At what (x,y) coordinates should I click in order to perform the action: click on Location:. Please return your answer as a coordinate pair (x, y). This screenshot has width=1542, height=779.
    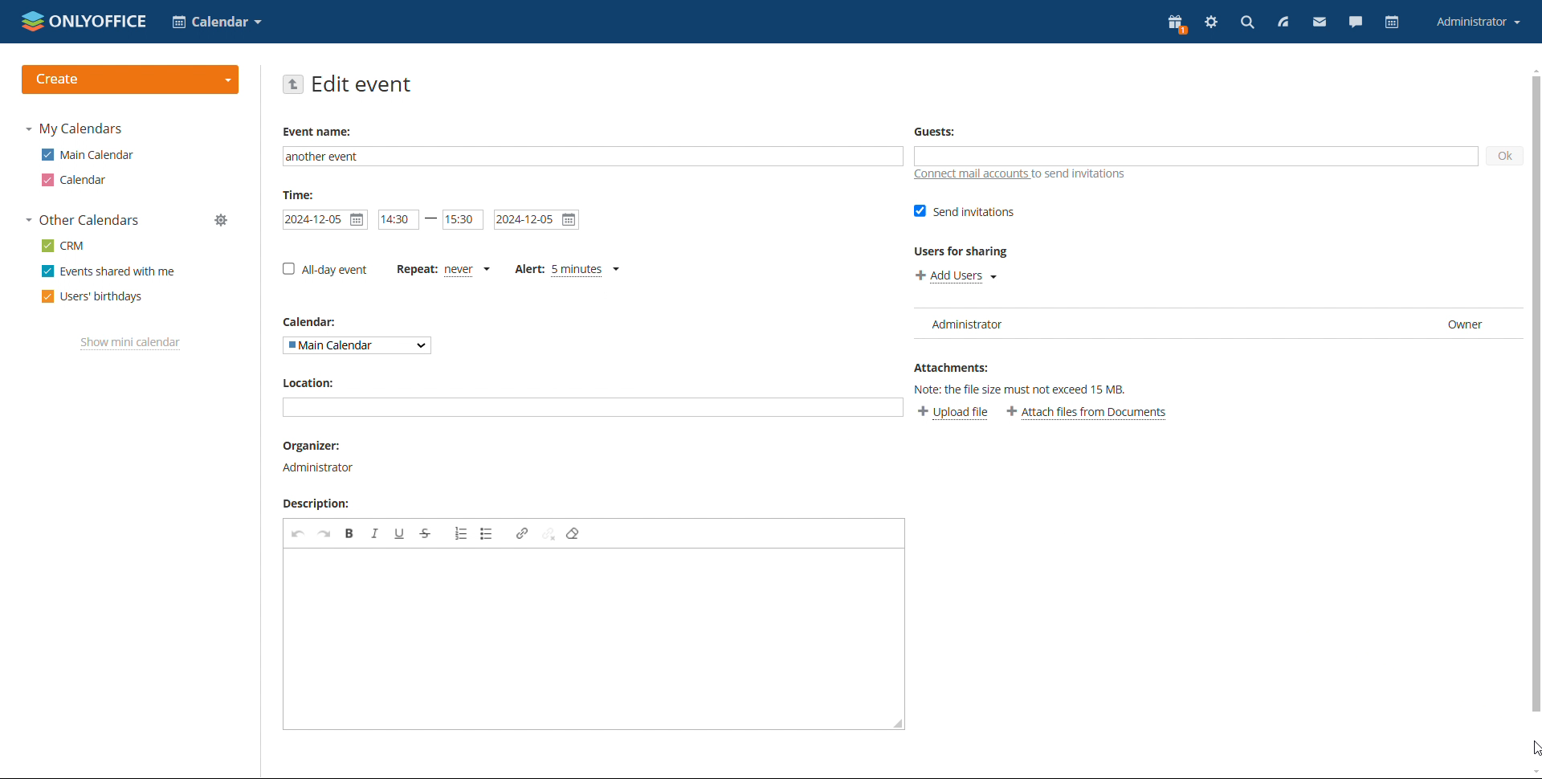
    Looking at the image, I should click on (307, 382).